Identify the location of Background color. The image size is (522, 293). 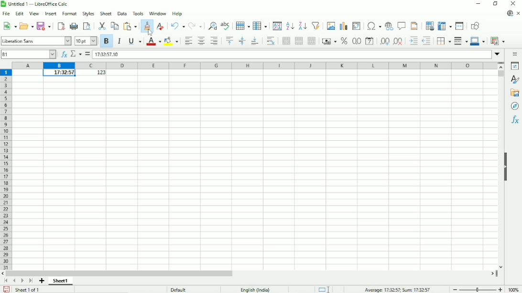
(171, 41).